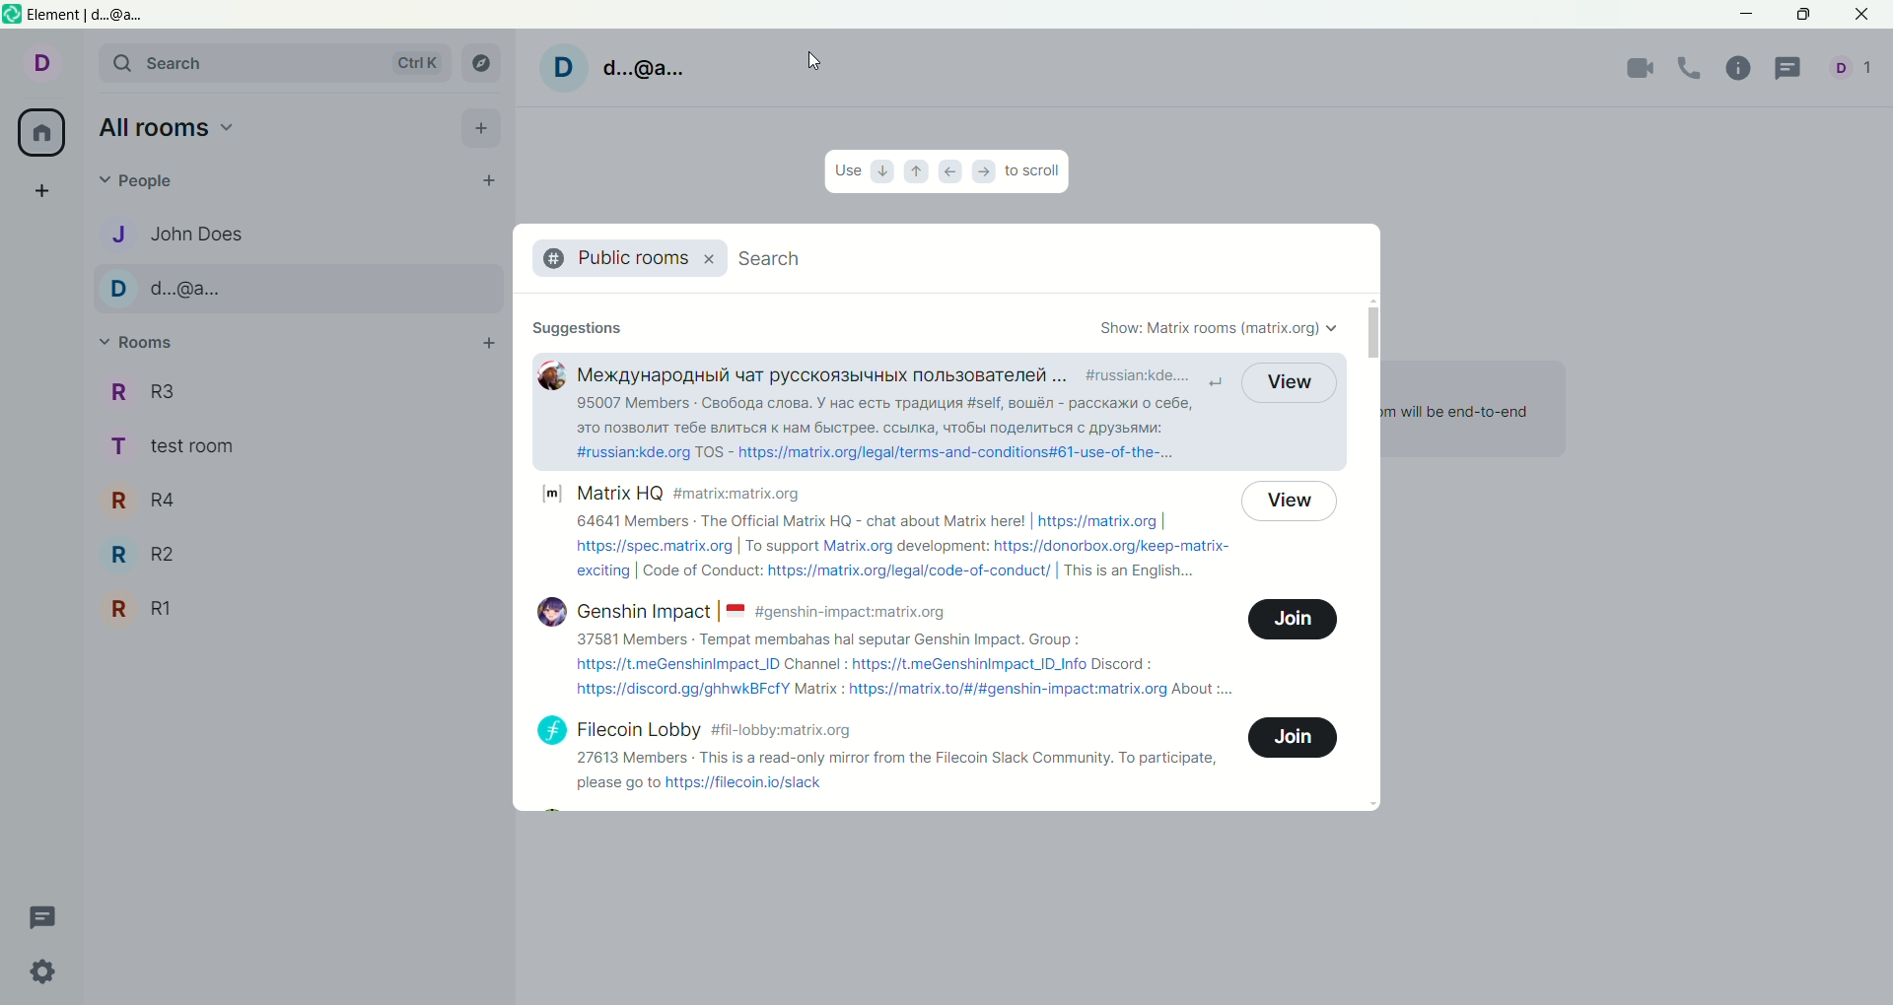  I want to click on create a space, so click(39, 191).